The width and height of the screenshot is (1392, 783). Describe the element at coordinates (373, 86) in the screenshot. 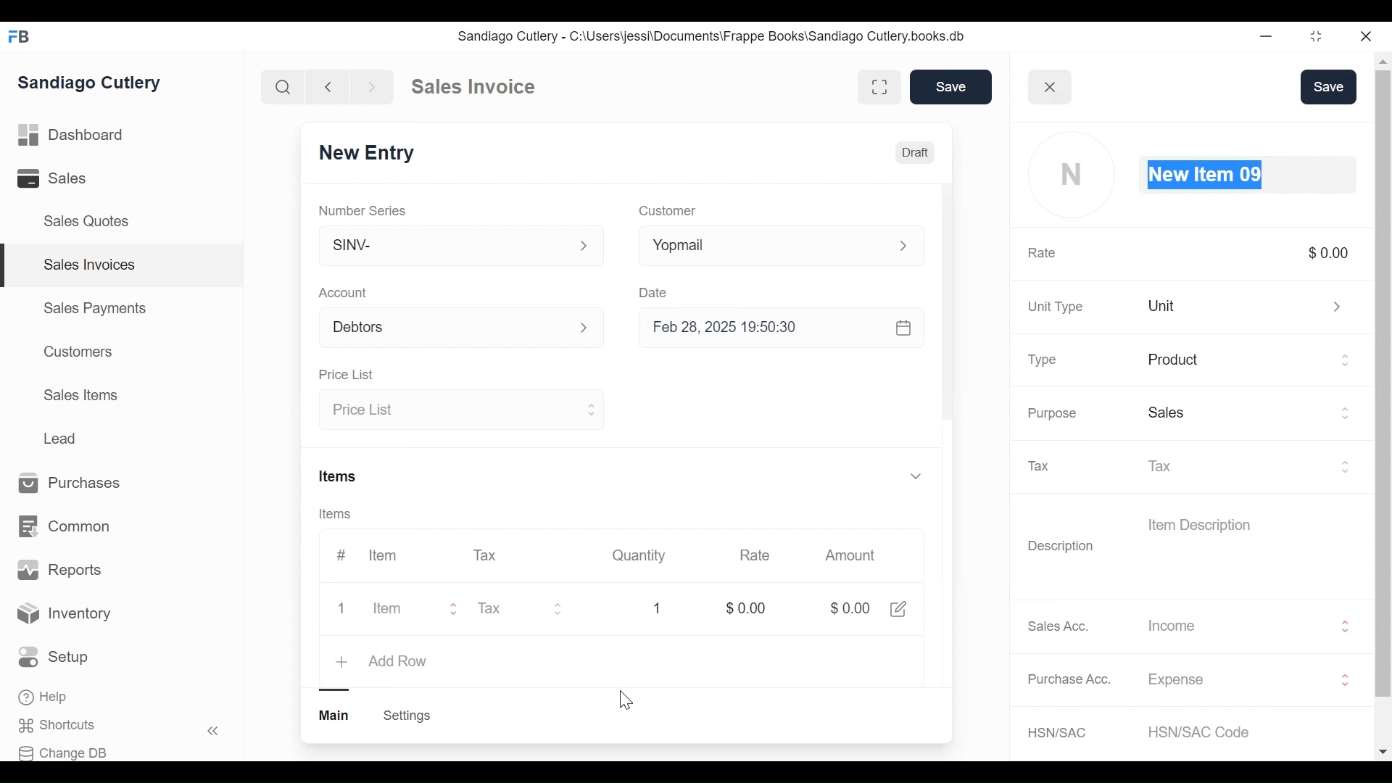

I see `forward` at that location.